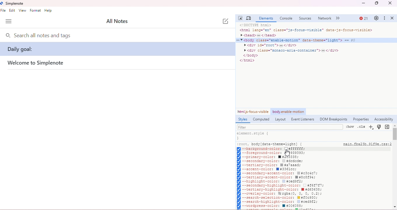 The width and height of the screenshot is (397, 210). What do you see at coordinates (265, 19) in the screenshot?
I see `element` at bounding box center [265, 19].